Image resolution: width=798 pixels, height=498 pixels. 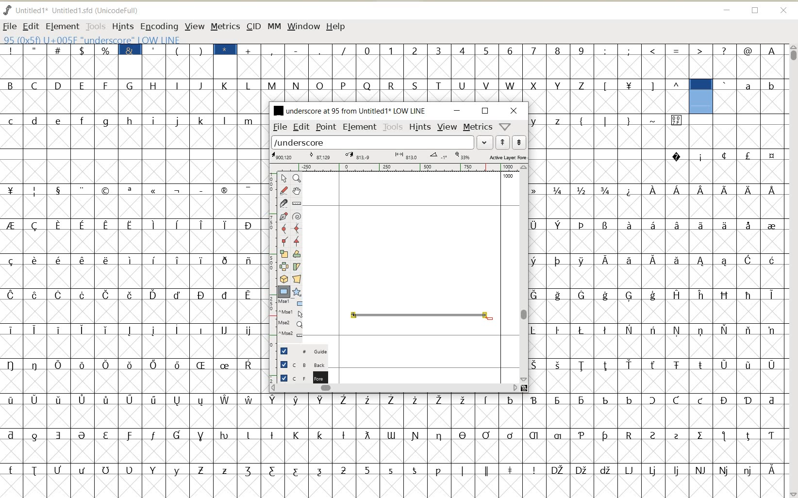 I want to click on HINTS, so click(x=122, y=26).